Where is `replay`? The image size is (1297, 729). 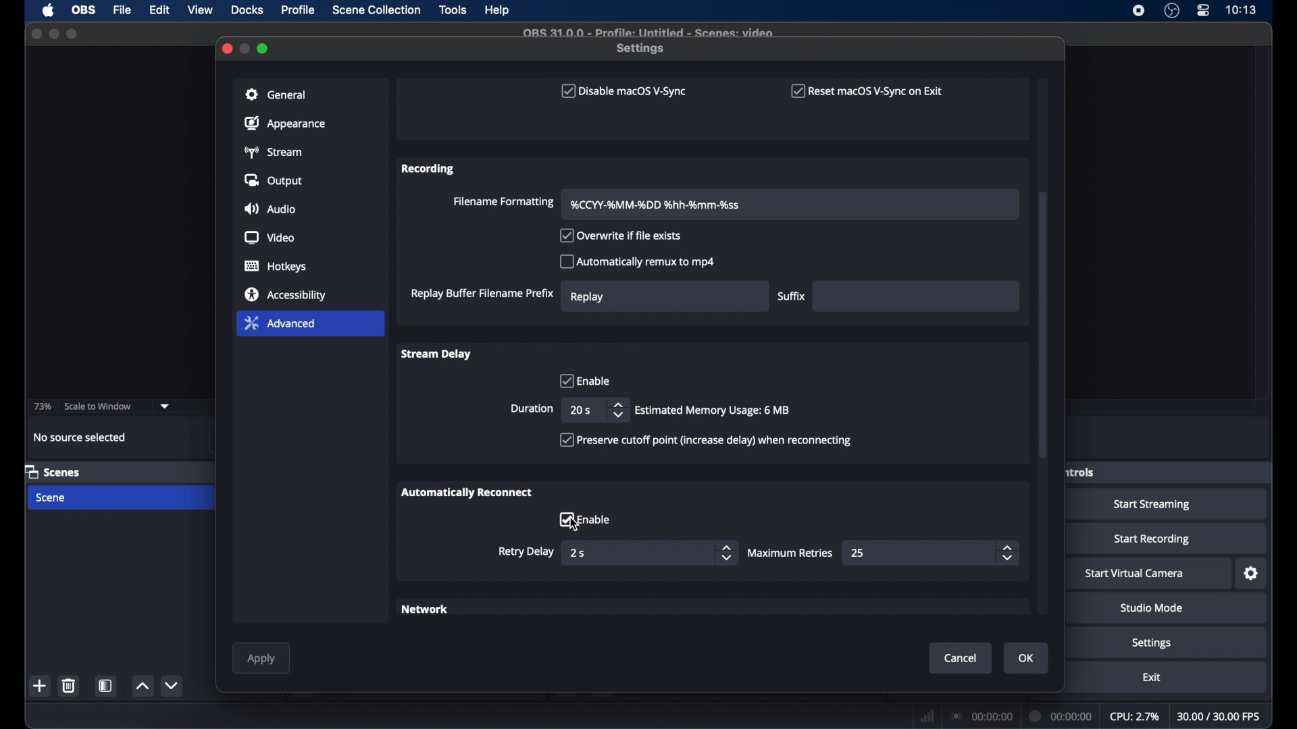
replay is located at coordinates (588, 296).